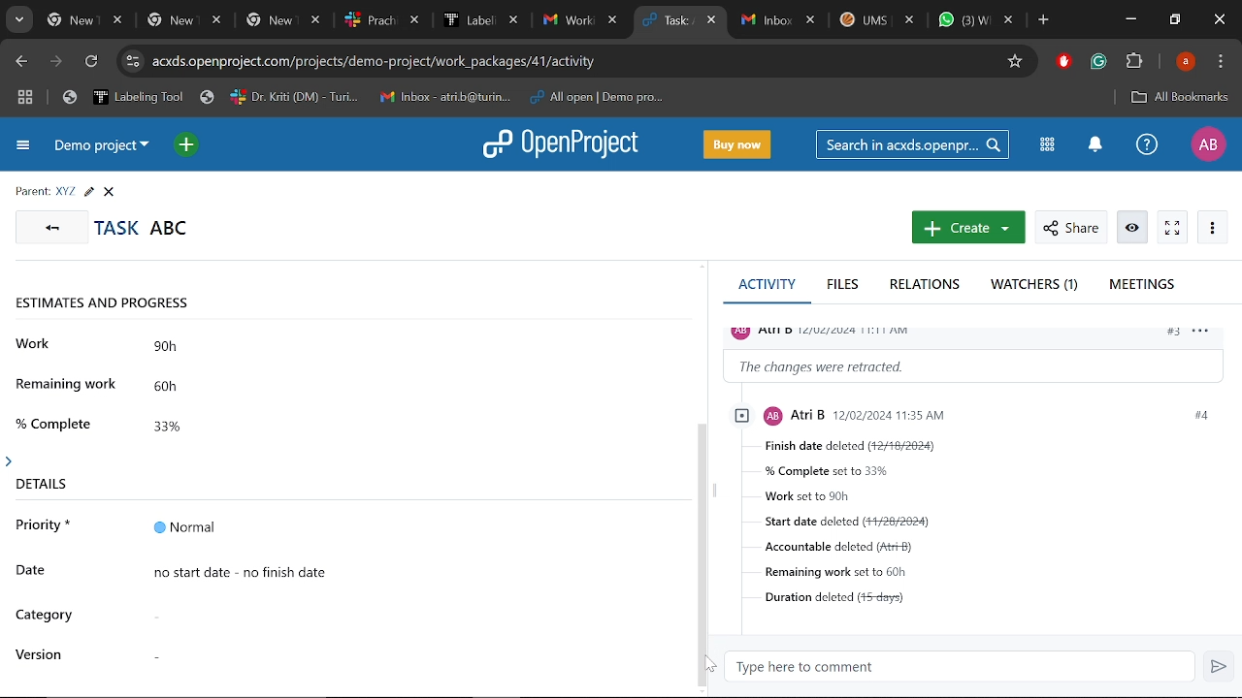 Image resolution: width=1242 pixels, height=698 pixels. What do you see at coordinates (702, 666) in the screenshot?
I see `cursor` at bounding box center [702, 666].